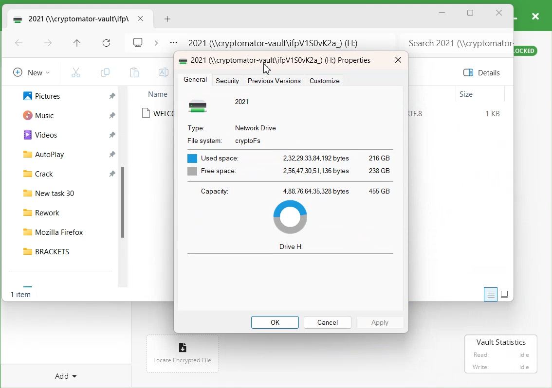 The image size is (552, 388). What do you see at coordinates (276, 41) in the screenshot?
I see `Path Address` at bounding box center [276, 41].